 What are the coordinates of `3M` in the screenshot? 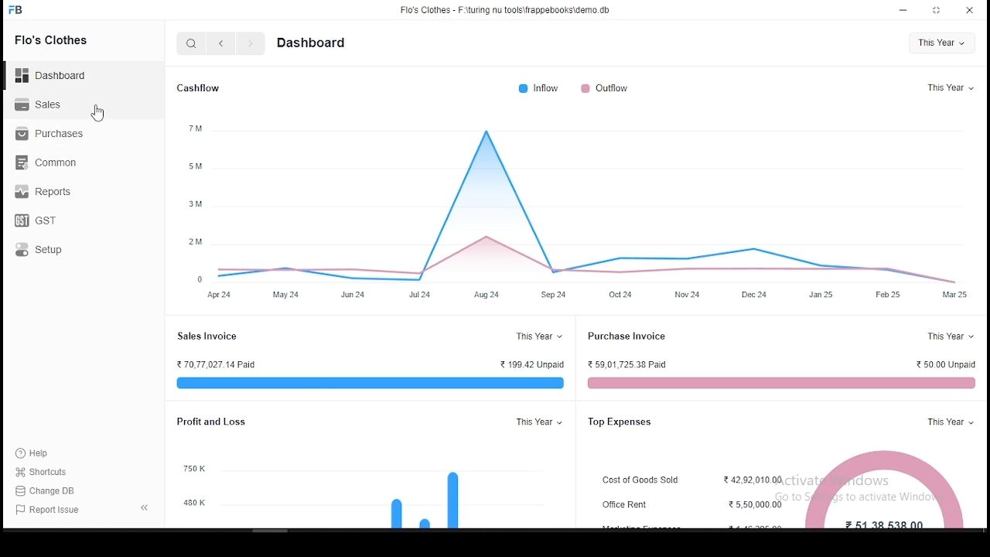 It's located at (196, 206).